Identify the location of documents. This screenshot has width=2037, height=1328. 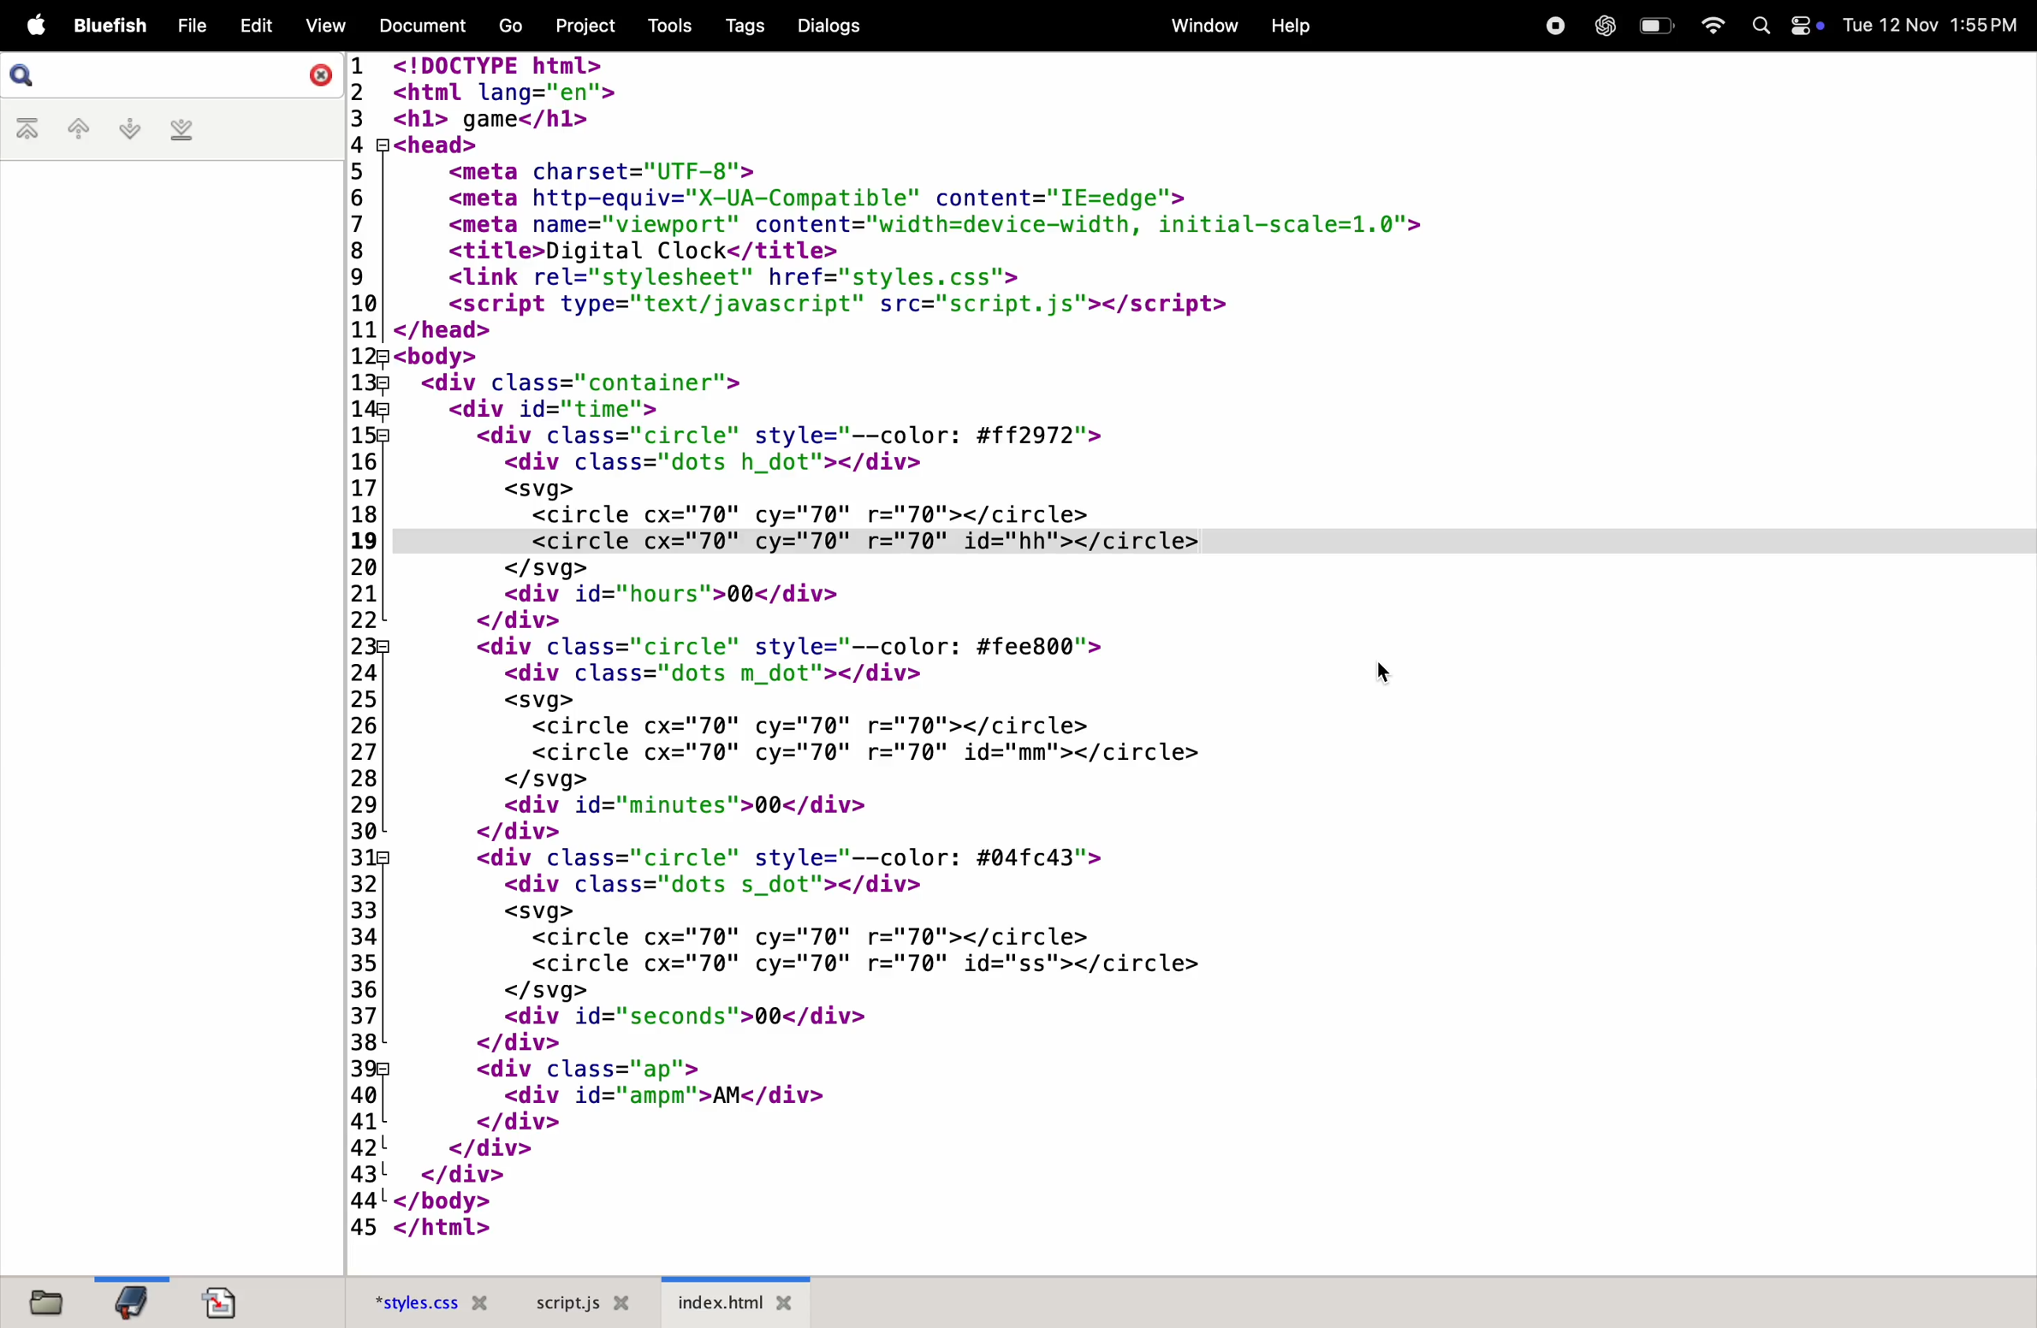
(417, 25).